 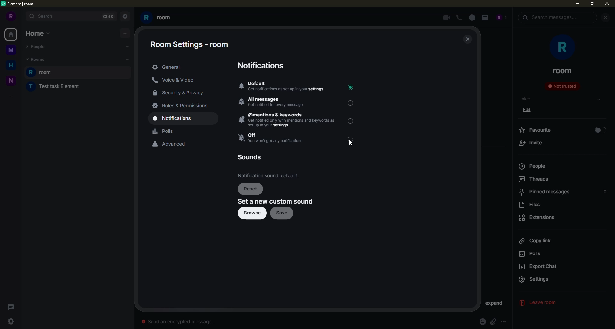 What do you see at coordinates (263, 65) in the screenshot?
I see `notifications` at bounding box center [263, 65].